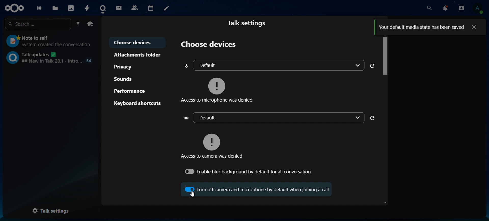 Image resolution: width=489 pixels, height=221 pixels. What do you see at coordinates (132, 92) in the screenshot?
I see `performance` at bounding box center [132, 92].